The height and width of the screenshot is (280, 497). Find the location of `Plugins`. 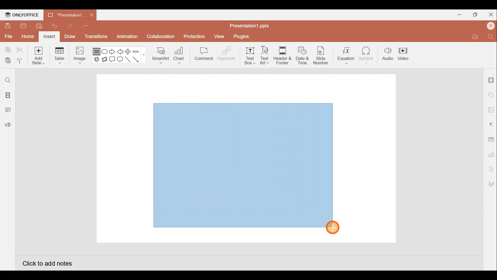

Plugins is located at coordinates (245, 36).